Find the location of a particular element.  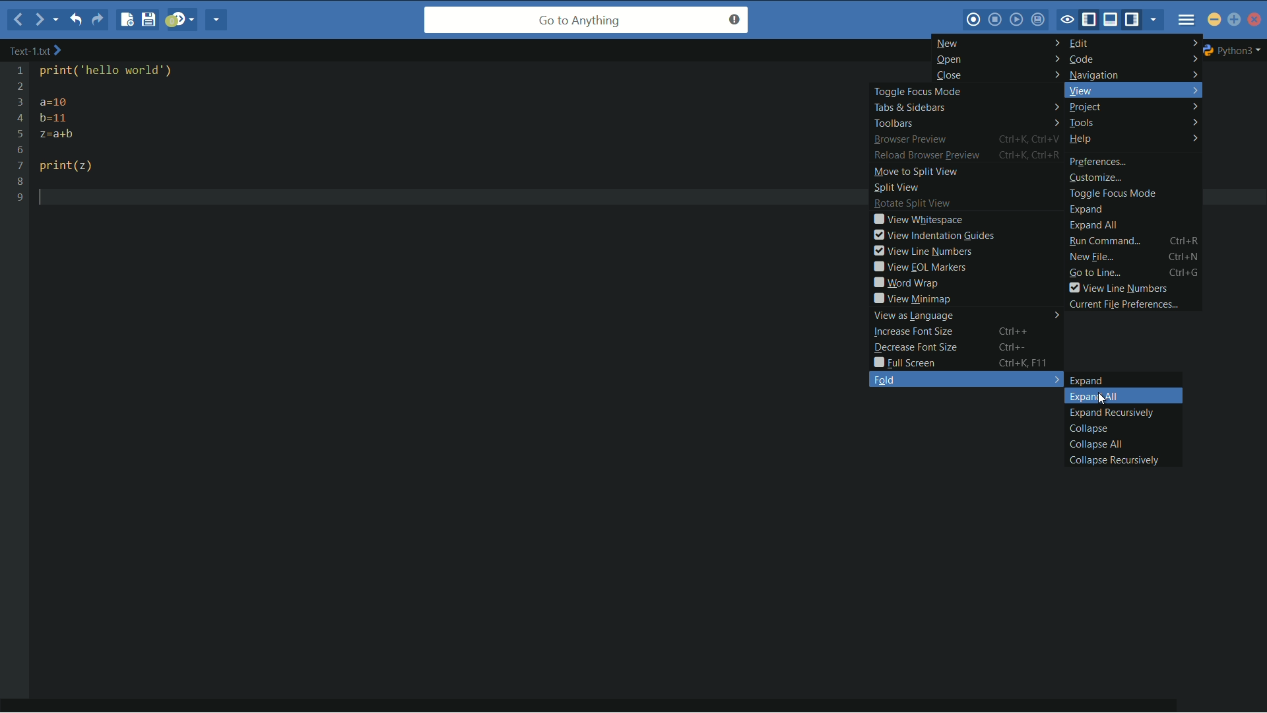

Ctrl+K, F11 is located at coordinates (1027, 362).